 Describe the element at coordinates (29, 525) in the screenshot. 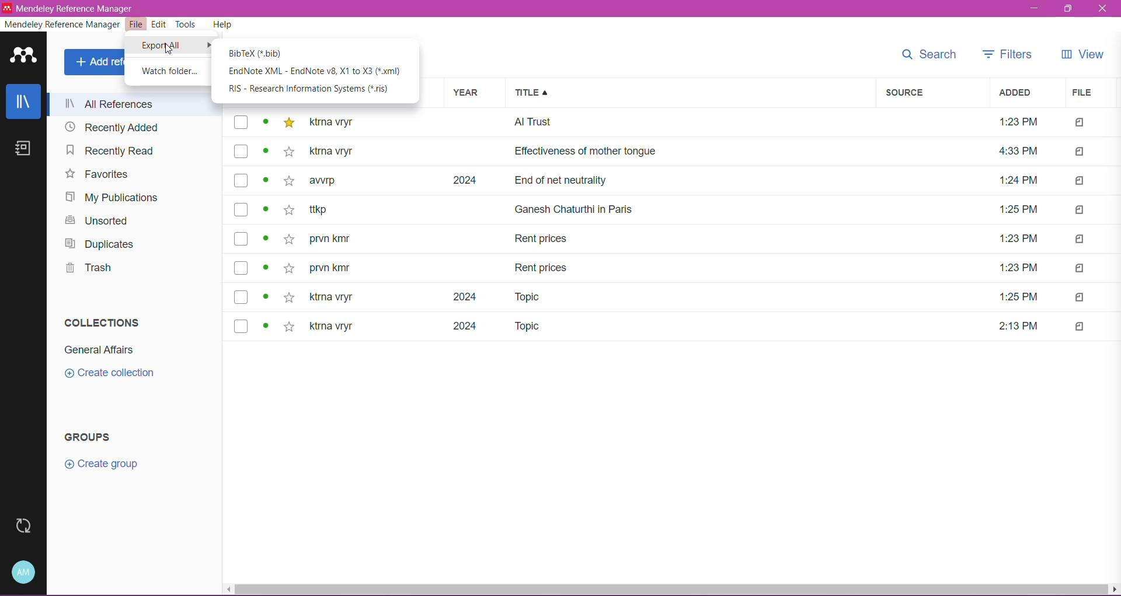

I see `Last Sync` at that location.